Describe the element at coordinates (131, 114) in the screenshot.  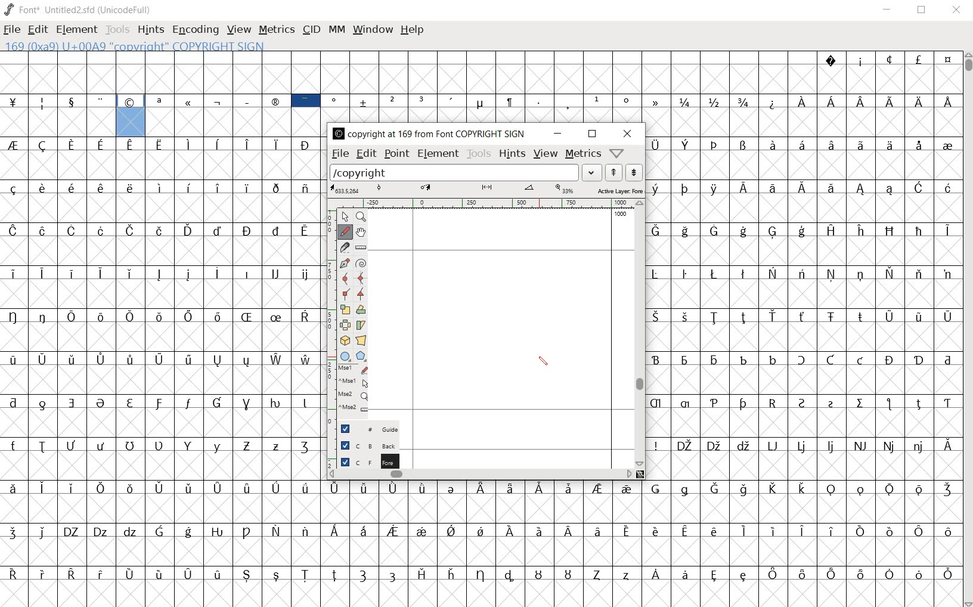
I see `169 (0x9a) U+00A9 "copyright" COPYRIGHT SIGN` at that location.